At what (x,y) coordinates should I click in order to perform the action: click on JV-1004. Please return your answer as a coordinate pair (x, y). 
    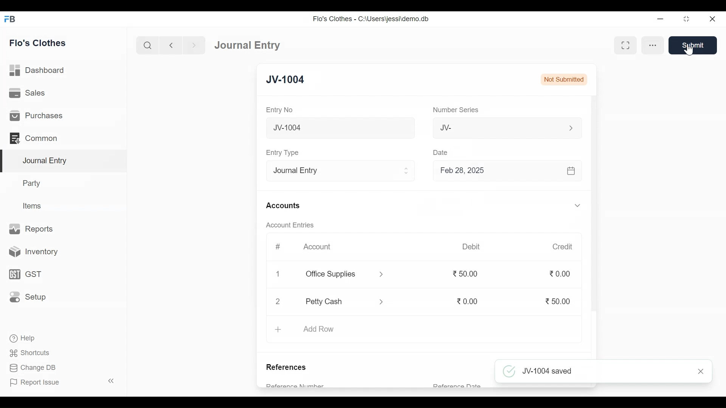
    Looking at the image, I should click on (284, 80).